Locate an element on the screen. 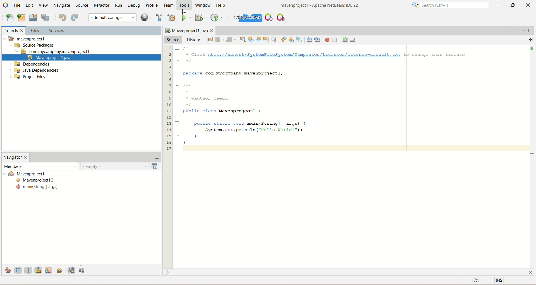 The height and width of the screenshot is (285, 536). package com.mycompany.mavenprojectl; is located at coordinates (235, 73).